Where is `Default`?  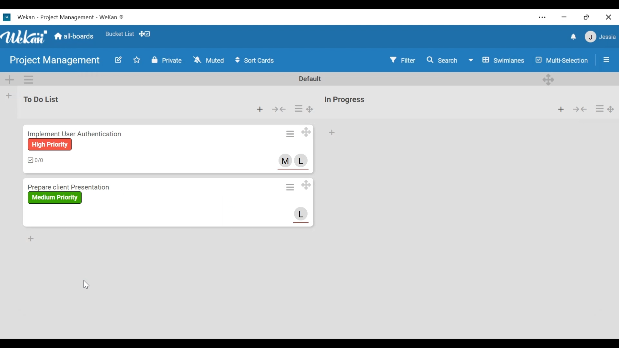 Default is located at coordinates (307, 79).